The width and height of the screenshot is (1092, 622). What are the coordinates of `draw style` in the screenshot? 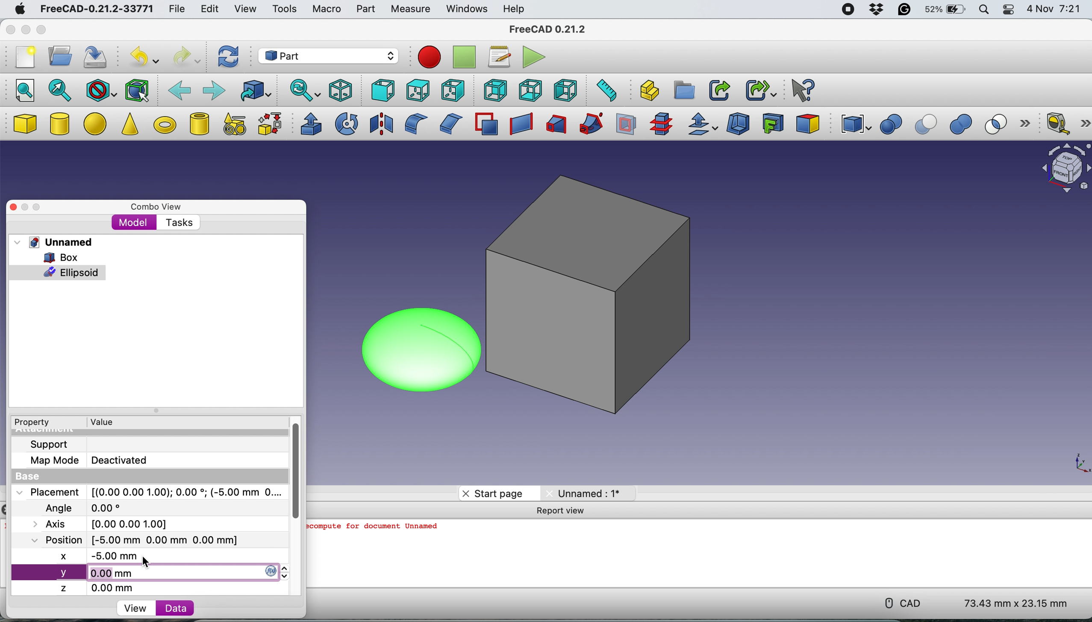 It's located at (101, 91).